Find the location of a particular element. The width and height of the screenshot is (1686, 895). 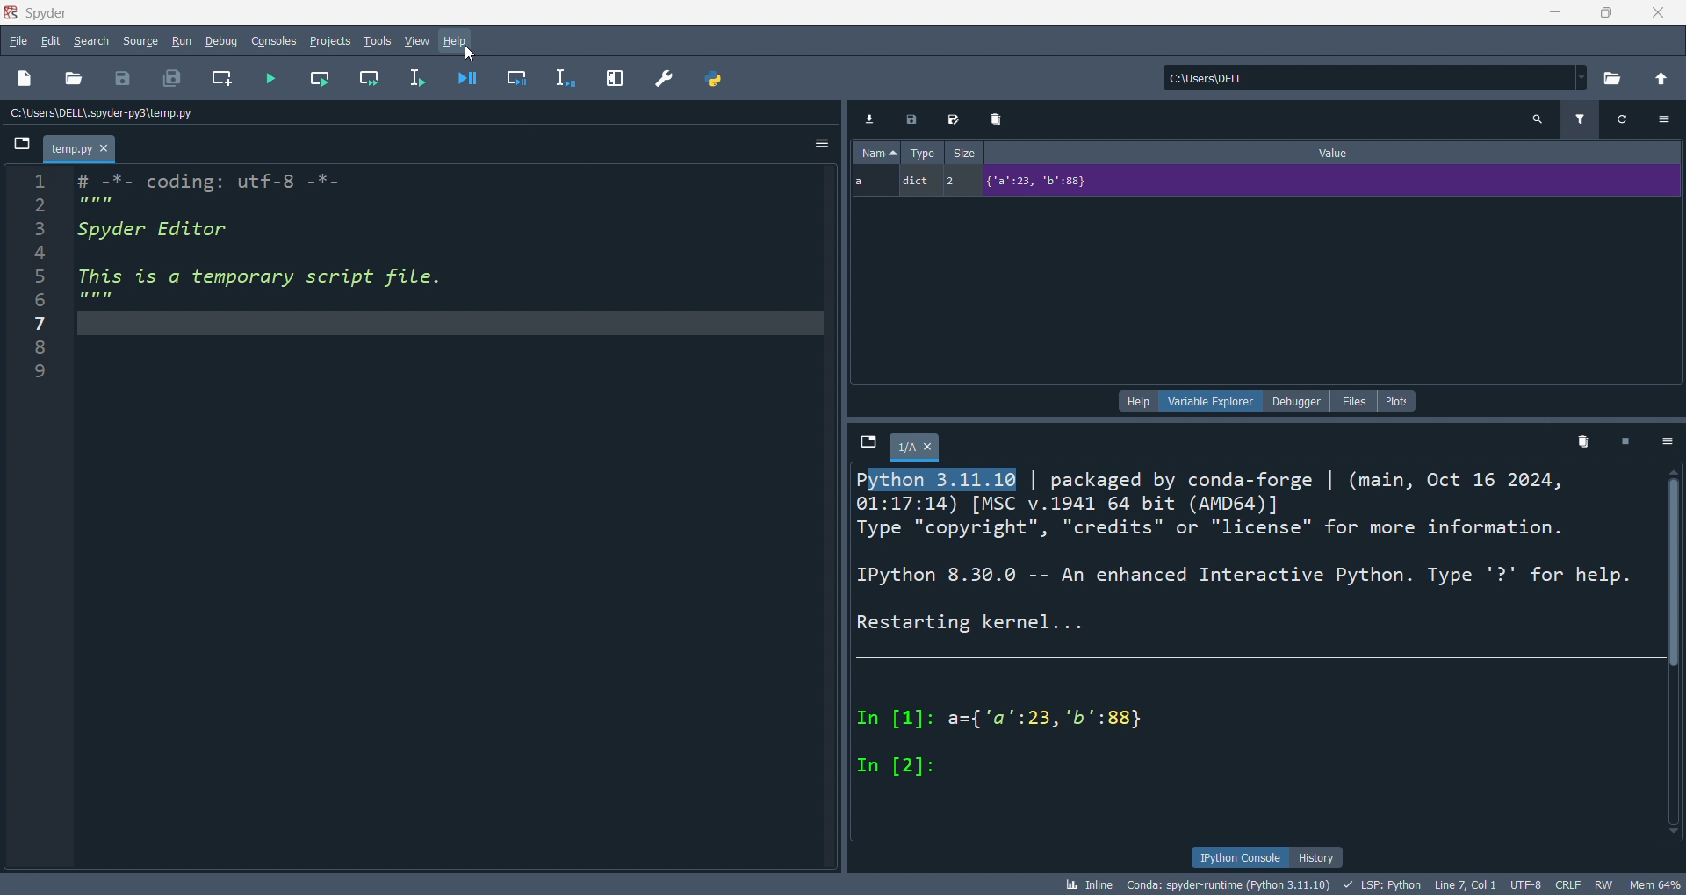

consoles is located at coordinates (274, 41).